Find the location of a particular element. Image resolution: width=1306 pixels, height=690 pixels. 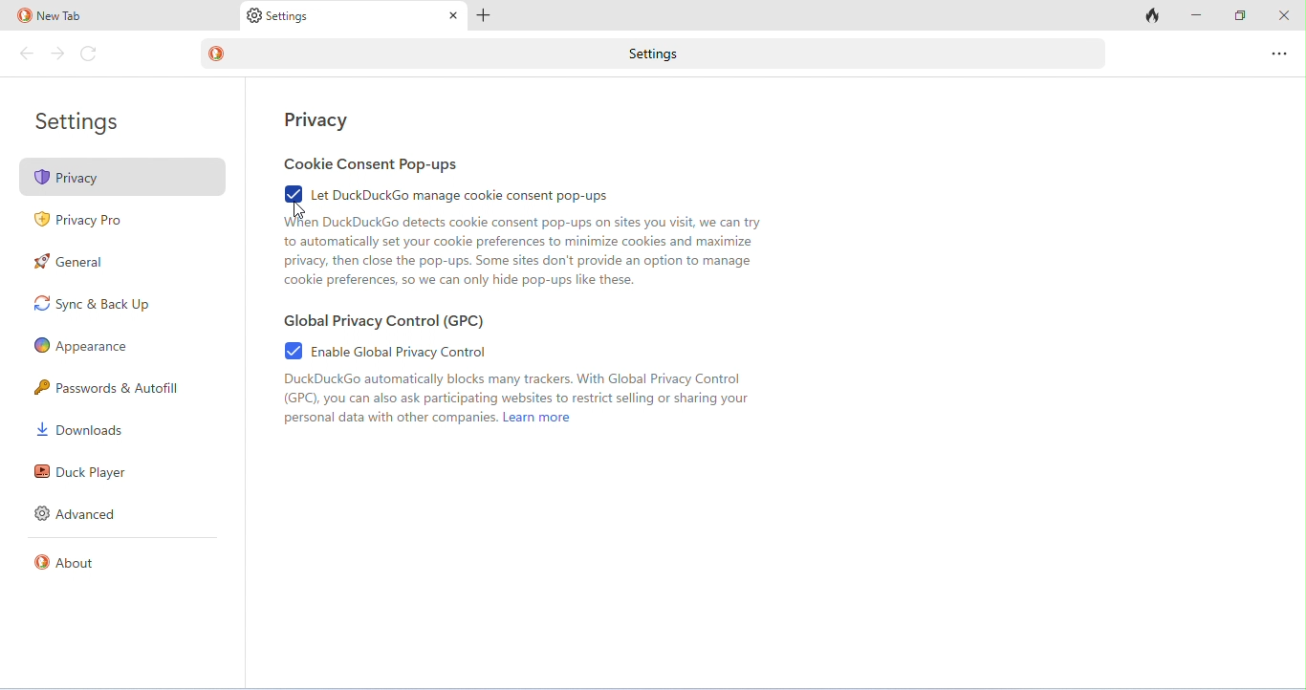

Duckduckgo automatically blocks many trackers. Global privacy control you can also ask participating websites to restrict selling or sharing your is located at coordinates (519, 390).